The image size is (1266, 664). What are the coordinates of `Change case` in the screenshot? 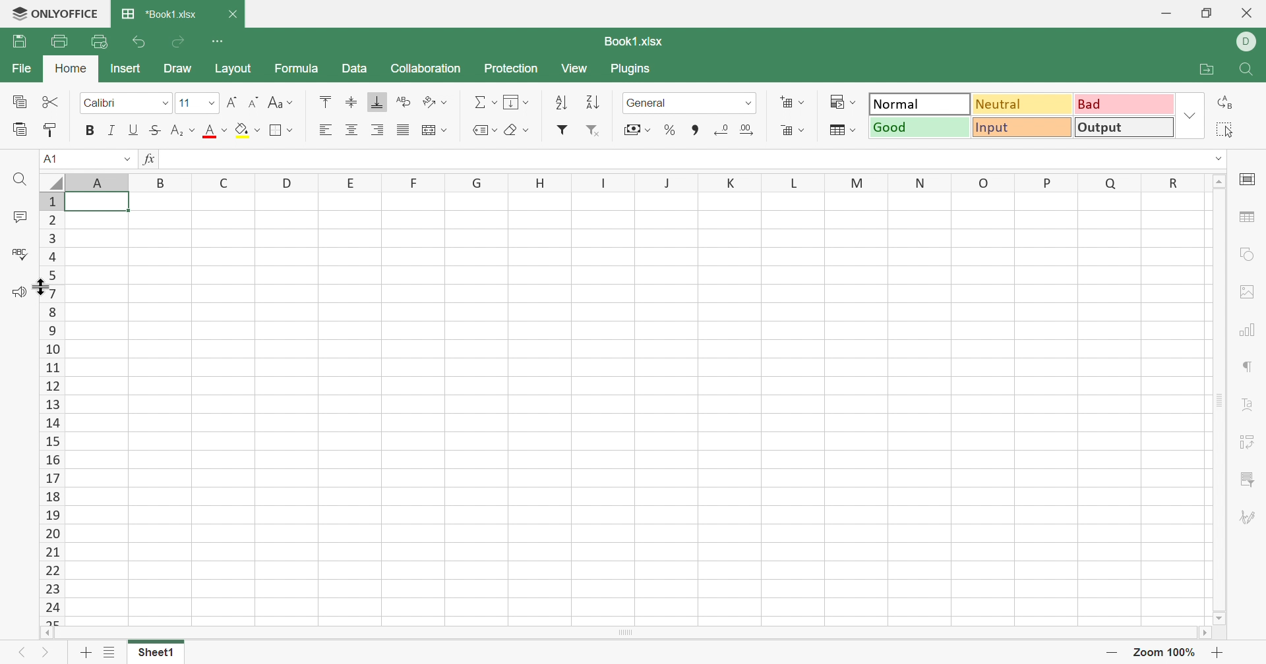 It's located at (280, 103).